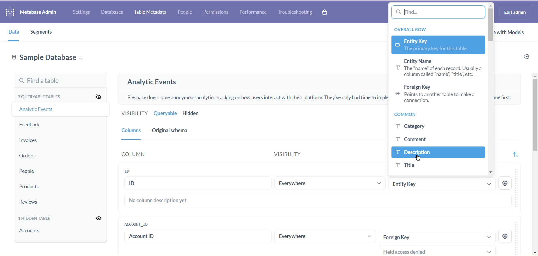 The height and width of the screenshot is (256, 538). I want to click on field access denied, so click(440, 251).